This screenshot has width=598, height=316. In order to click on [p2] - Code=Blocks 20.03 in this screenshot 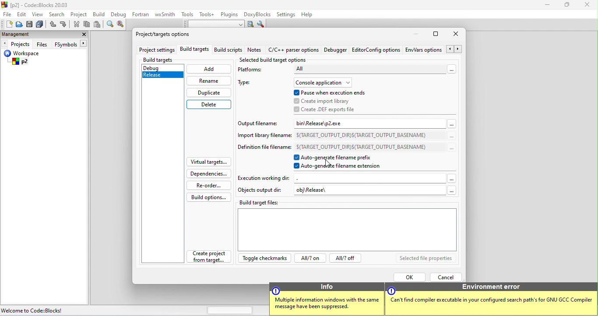, I will do `click(39, 5)`.